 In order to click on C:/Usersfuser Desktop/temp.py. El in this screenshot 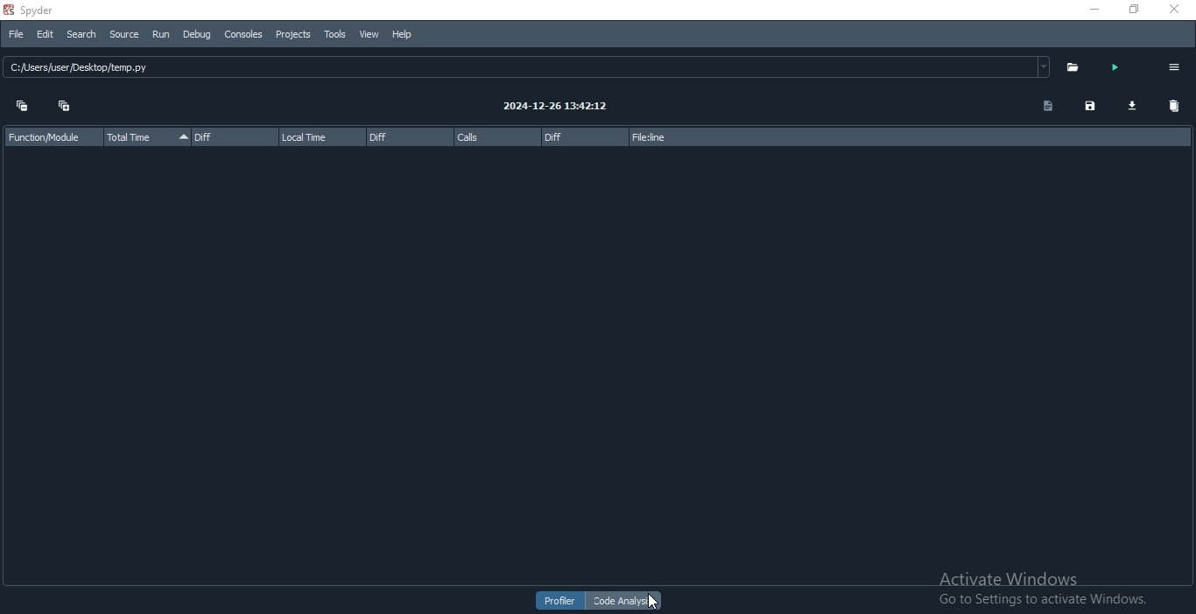, I will do `click(530, 69)`.